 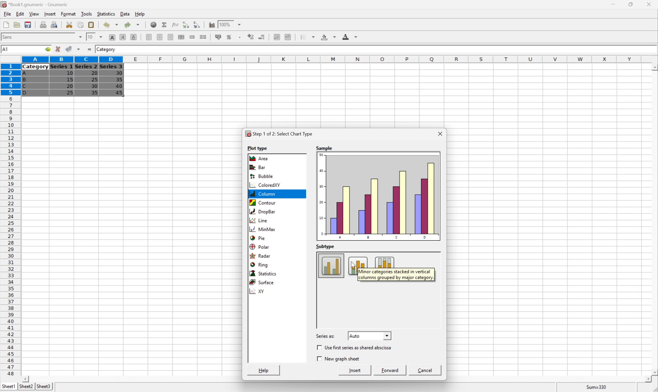 What do you see at coordinates (611, 4) in the screenshot?
I see `Minimize` at bounding box center [611, 4].